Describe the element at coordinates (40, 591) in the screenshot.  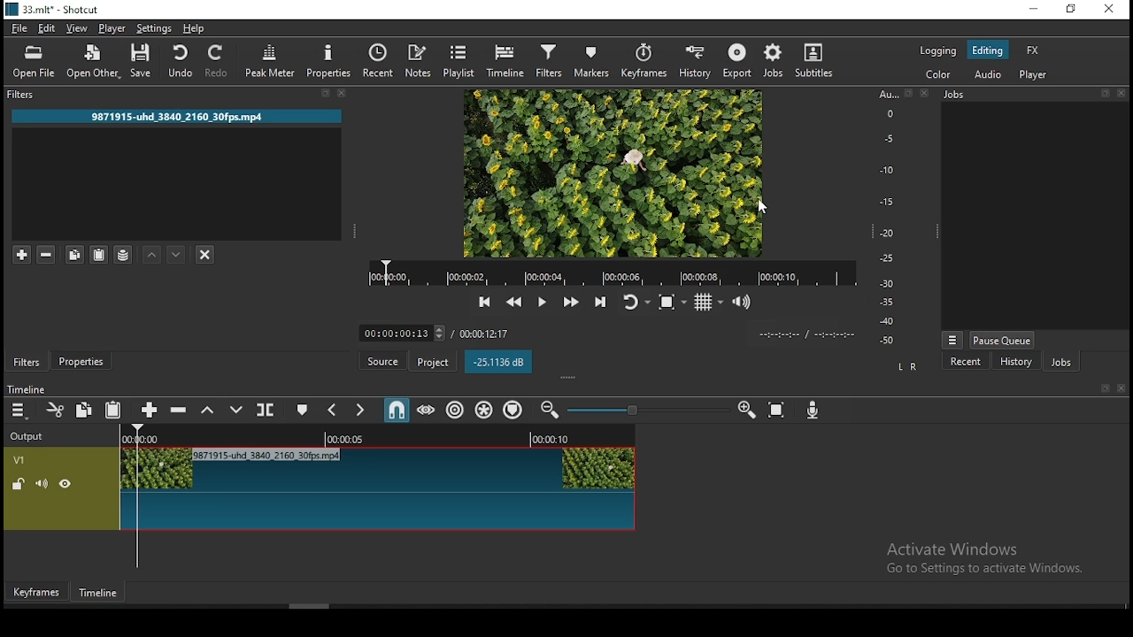
I see `keyframes` at that location.